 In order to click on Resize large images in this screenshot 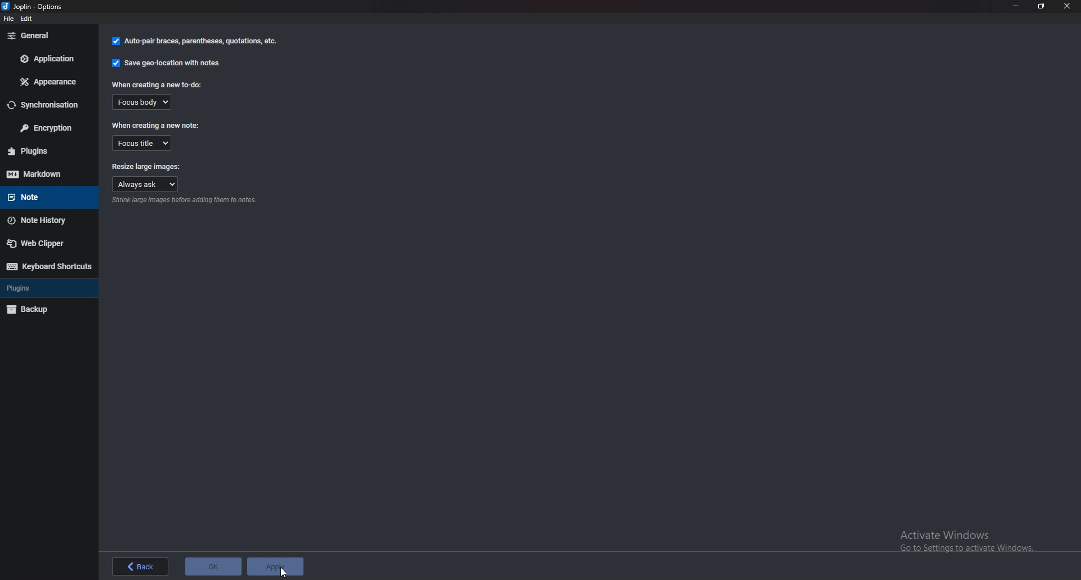, I will do `click(146, 164)`.